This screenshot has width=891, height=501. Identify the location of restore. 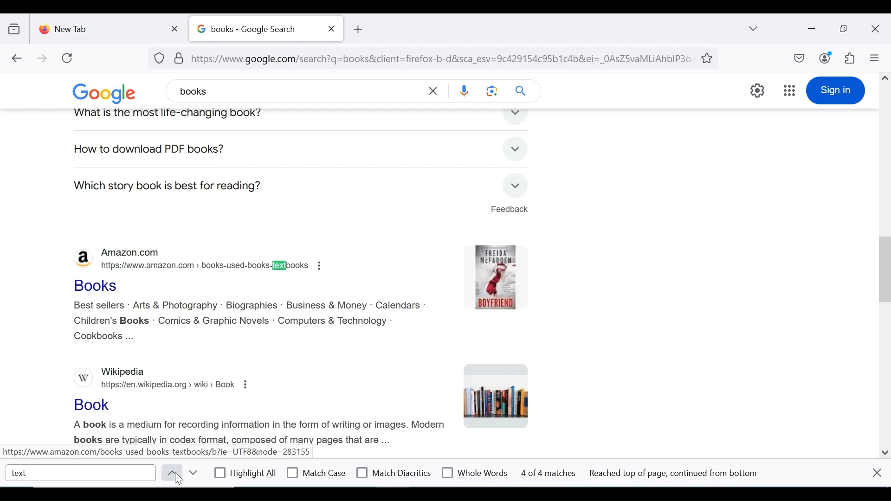
(845, 29).